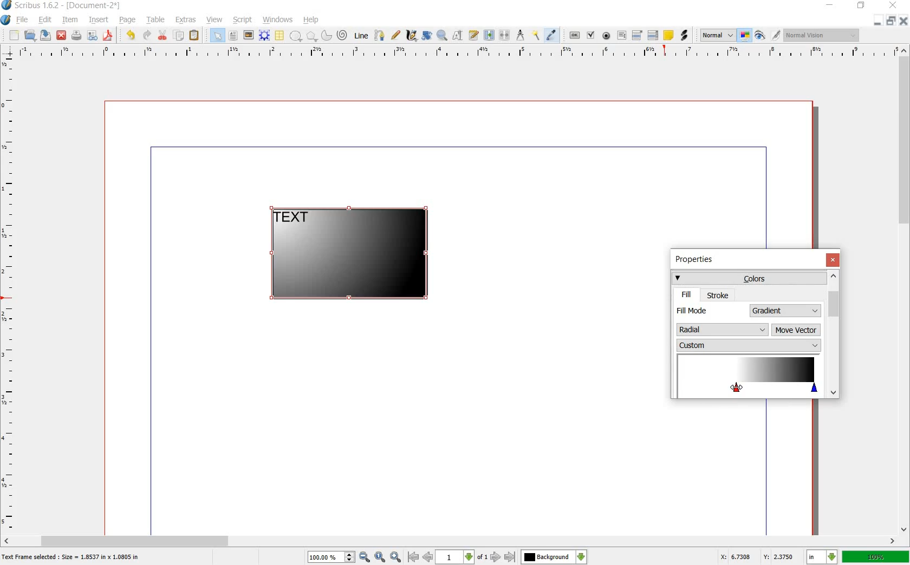  Describe the element at coordinates (396, 557) in the screenshot. I see `zoom in` at that location.